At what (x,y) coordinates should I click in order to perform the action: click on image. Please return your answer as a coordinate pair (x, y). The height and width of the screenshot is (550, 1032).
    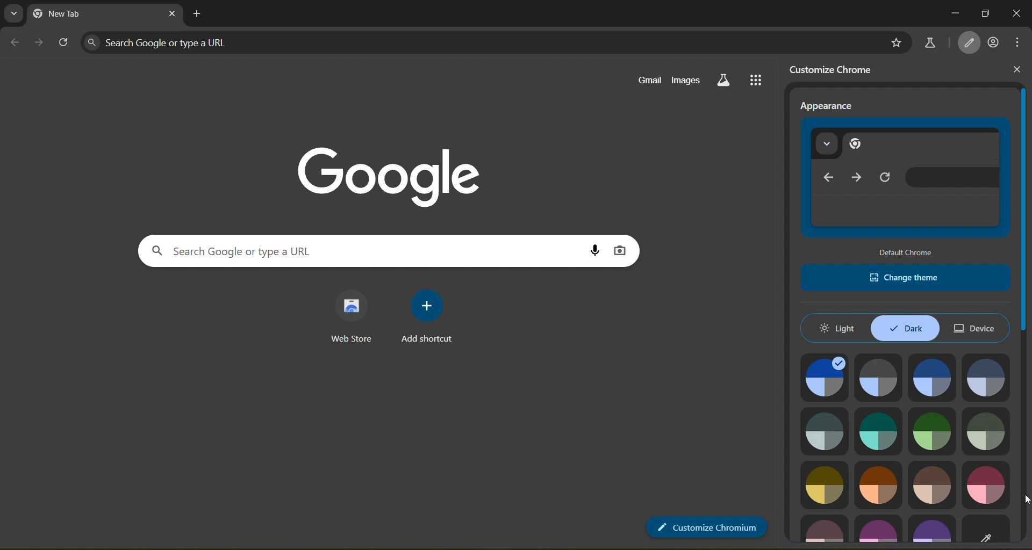
    Looking at the image, I should click on (933, 530).